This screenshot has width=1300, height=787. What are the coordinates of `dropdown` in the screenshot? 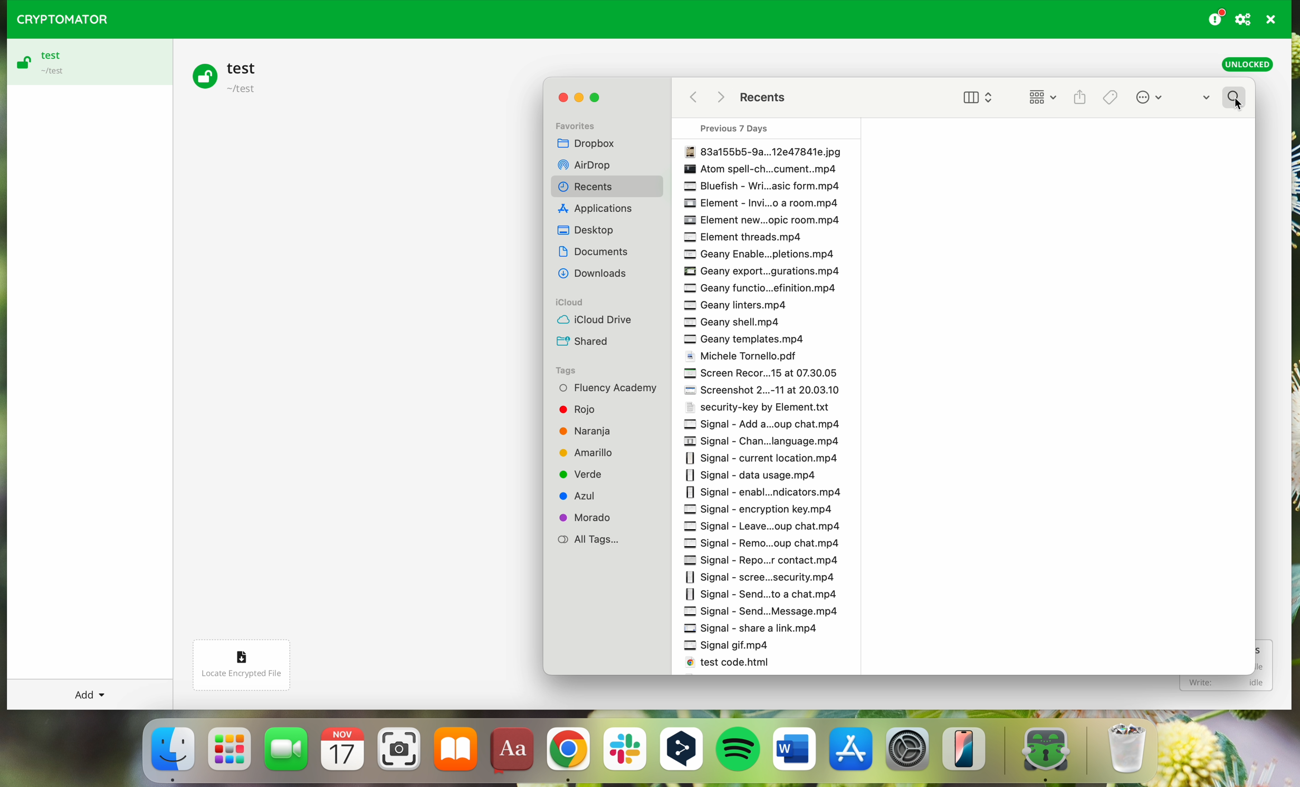 It's located at (1205, 100).